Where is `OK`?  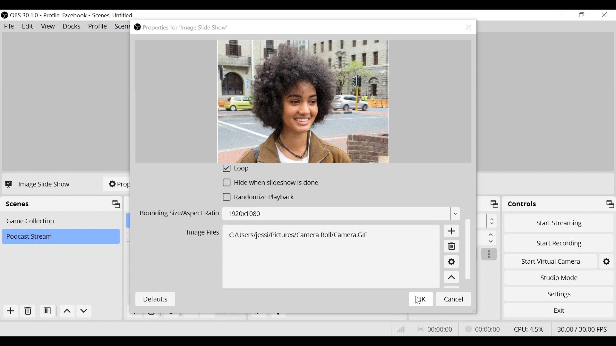
OK is located at coordinates (421, 299).